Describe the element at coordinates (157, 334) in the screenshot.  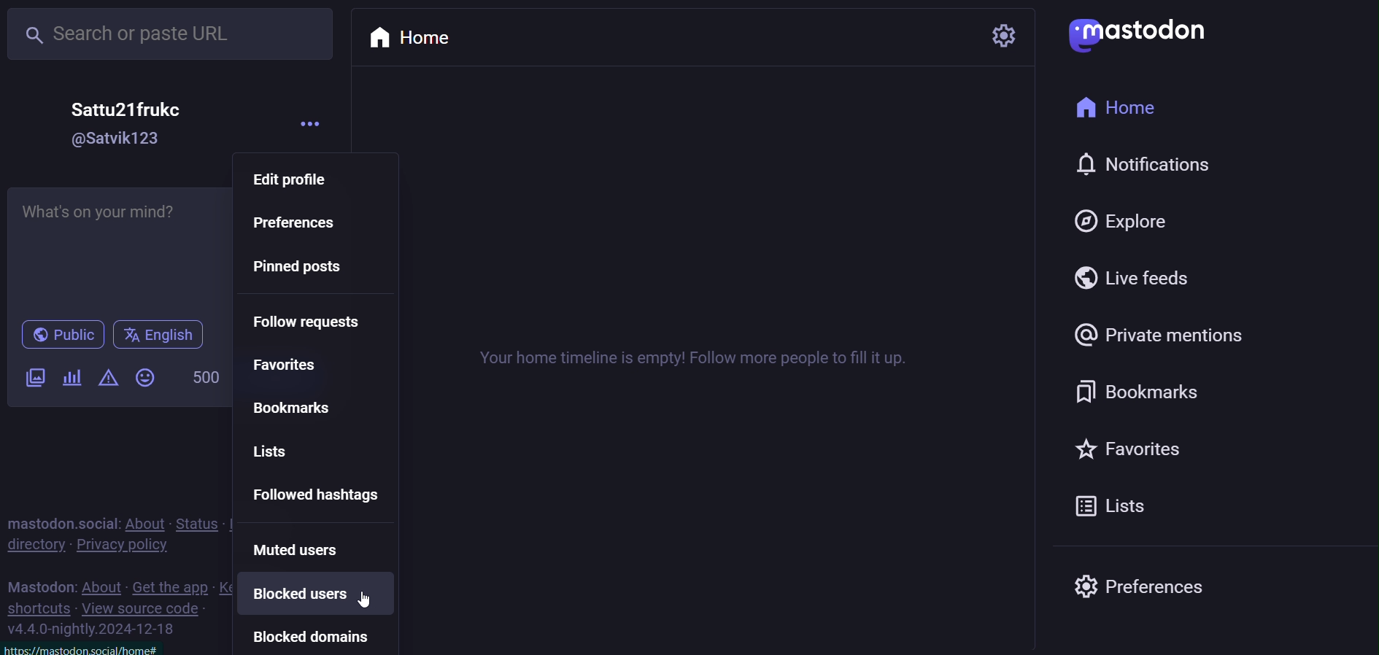
I see `english` at that location.